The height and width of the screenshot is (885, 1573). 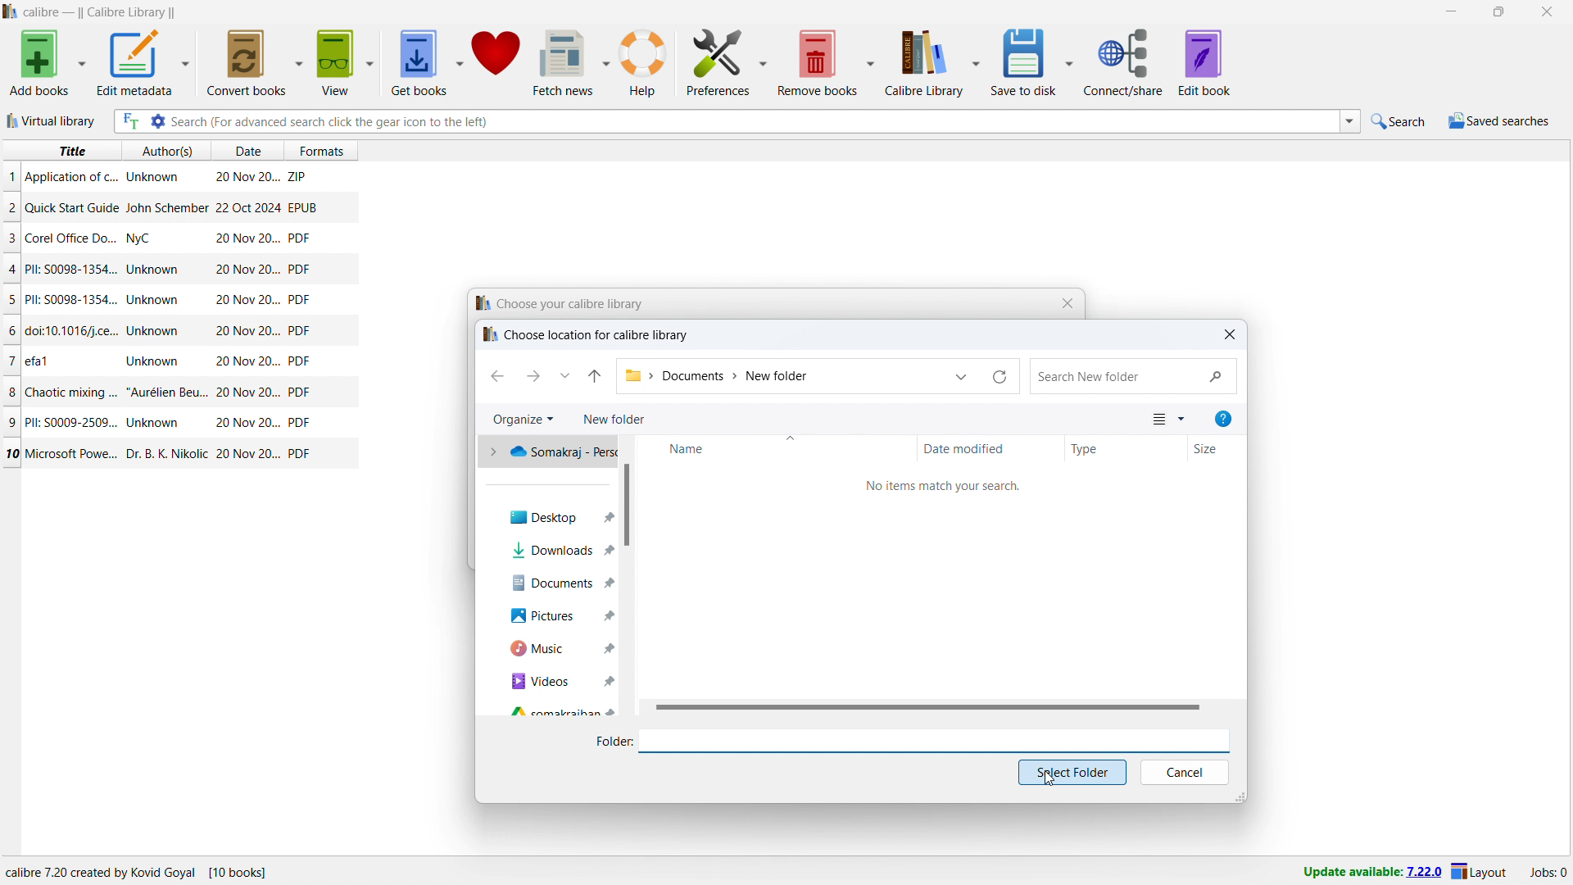 I want to click on view, so click(x=1169, y=418).